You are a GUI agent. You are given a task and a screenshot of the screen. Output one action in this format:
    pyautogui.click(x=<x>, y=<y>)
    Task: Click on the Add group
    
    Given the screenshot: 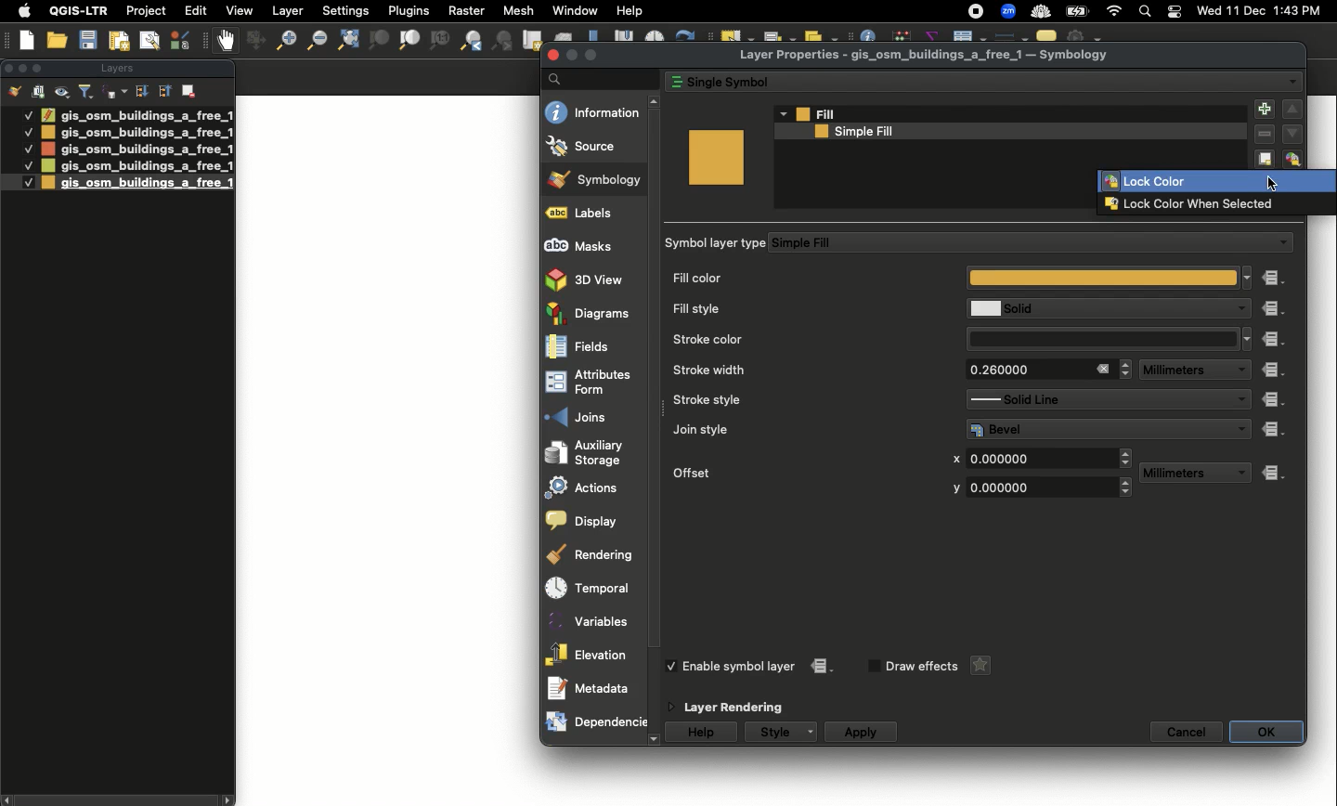 What is the action you would take?
    pyautogui.click(x=39, y=91)
    